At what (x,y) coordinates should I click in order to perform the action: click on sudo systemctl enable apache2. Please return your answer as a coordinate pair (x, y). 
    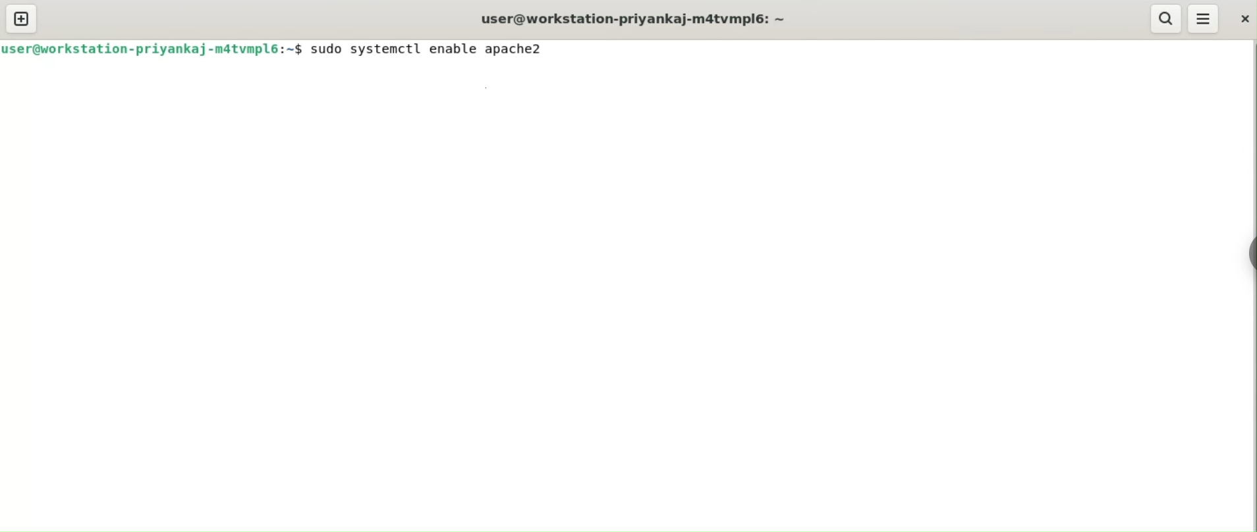
    Looking at the image, I should click on (426, 49).